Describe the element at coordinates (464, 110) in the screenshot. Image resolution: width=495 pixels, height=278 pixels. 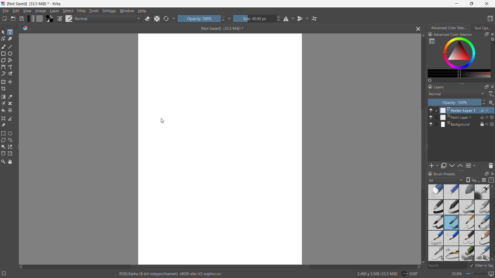
I see `Vector Layer 1` at that location.